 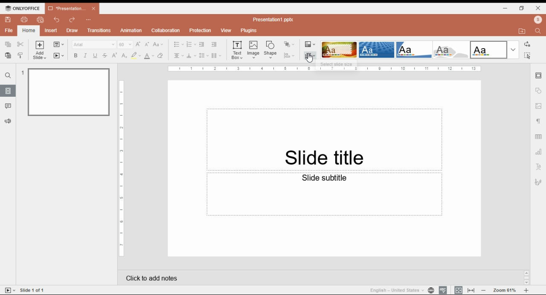 I want to click on slide them option, so click(x=377, y=49).